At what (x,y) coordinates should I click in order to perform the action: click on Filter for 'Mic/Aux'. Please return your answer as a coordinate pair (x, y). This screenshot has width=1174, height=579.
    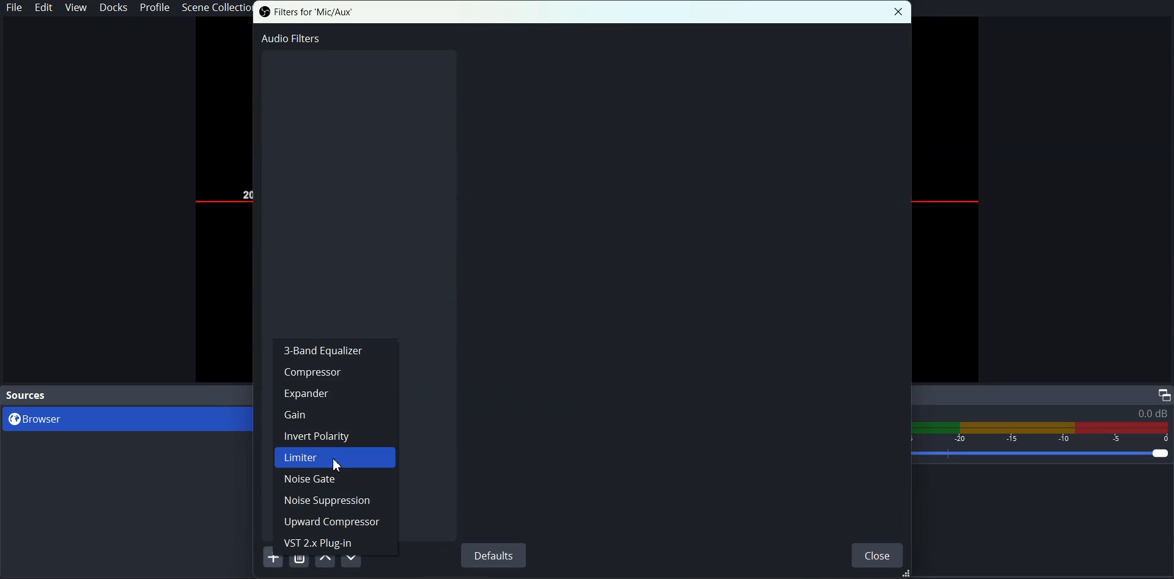
    Looking at the image, I should click on (306, 12).